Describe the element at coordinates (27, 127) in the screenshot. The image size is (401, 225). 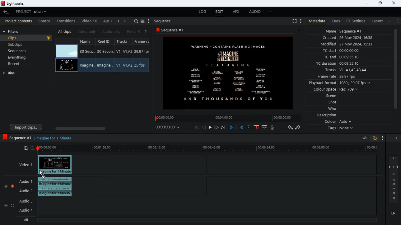
I see `import clips` at that location.